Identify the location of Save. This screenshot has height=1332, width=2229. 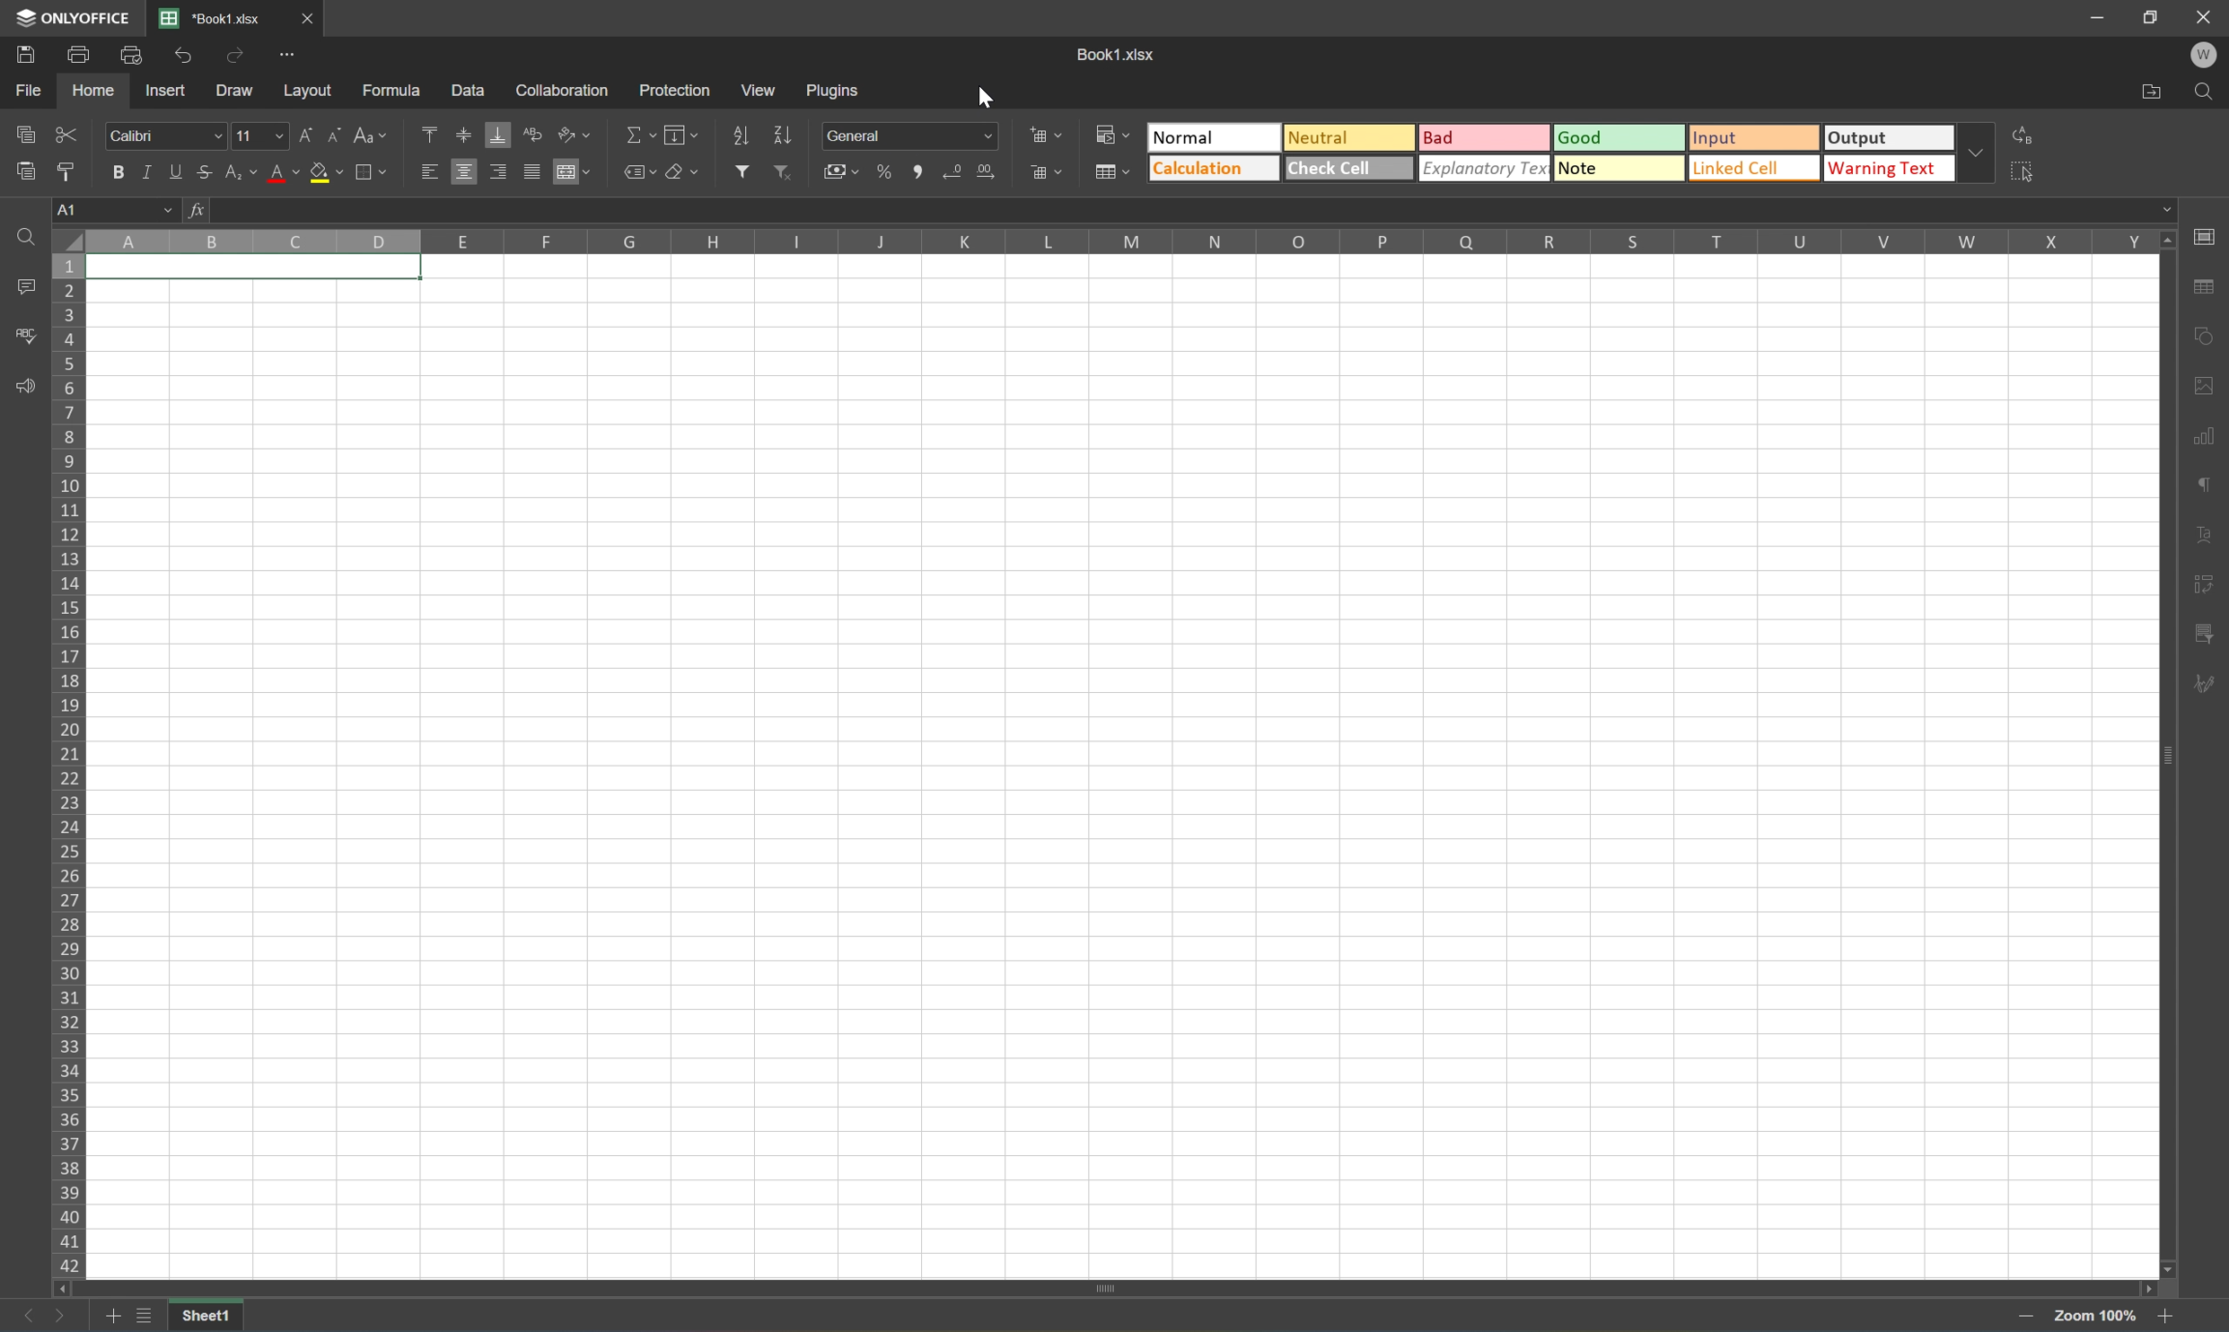
(21, 57).